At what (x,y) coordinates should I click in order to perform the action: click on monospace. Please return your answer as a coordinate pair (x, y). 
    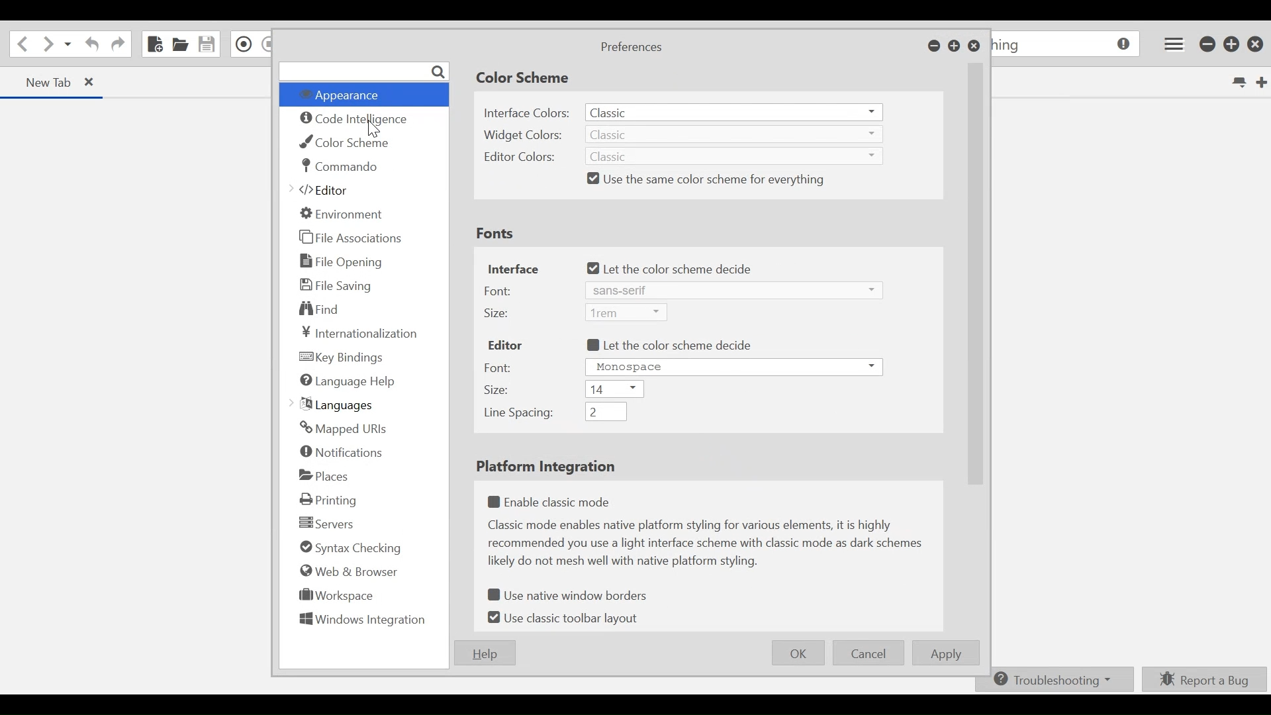
    Looking at the image, I should click on (733, 367).